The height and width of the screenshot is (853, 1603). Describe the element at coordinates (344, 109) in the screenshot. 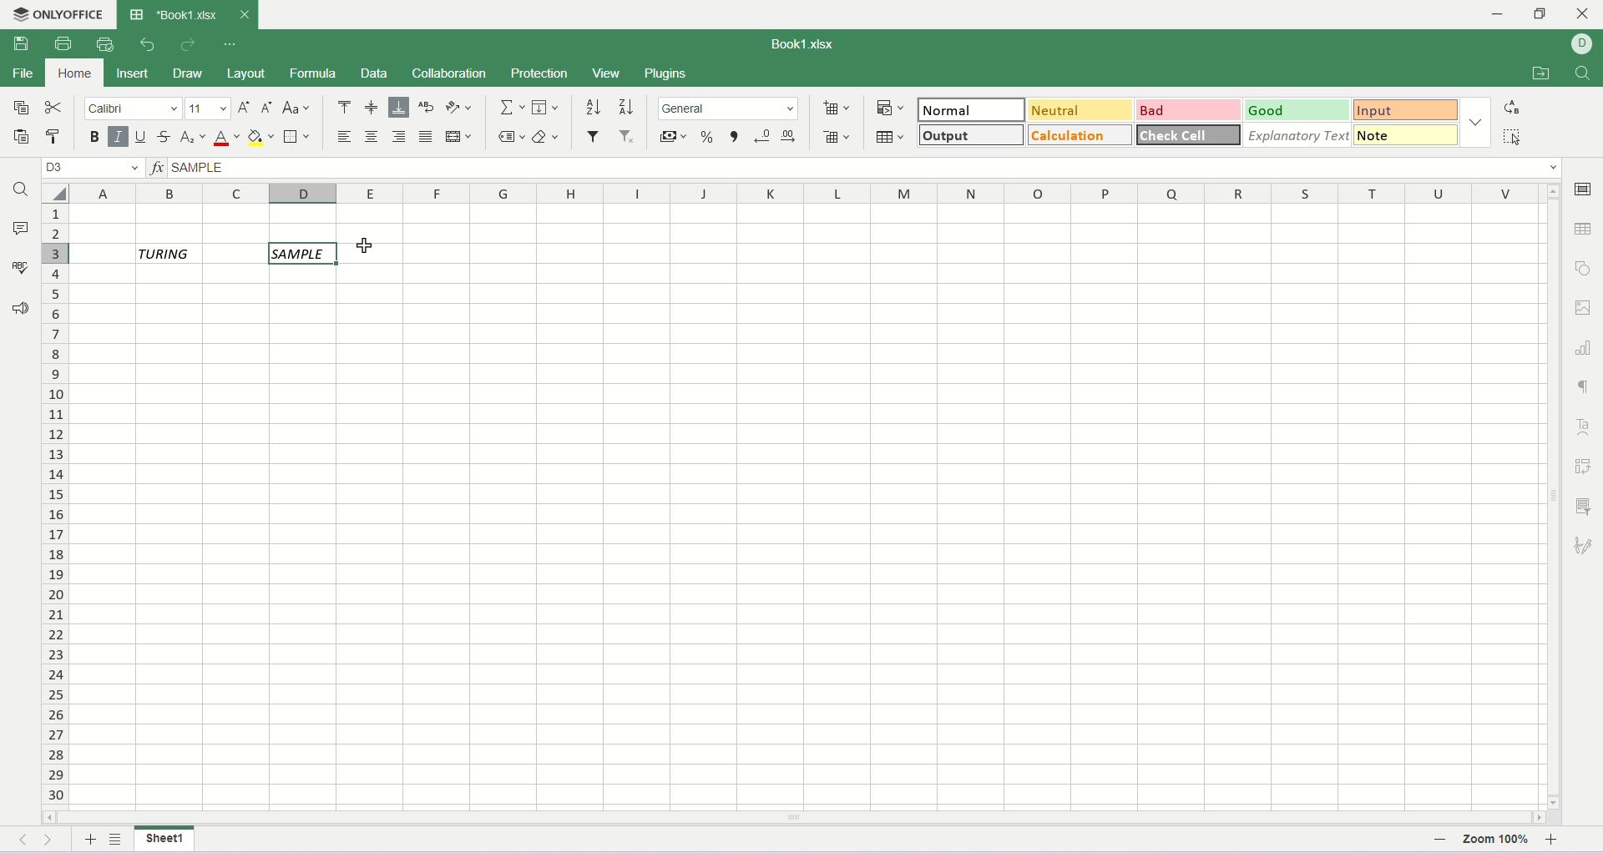

I see `align top` at that location.